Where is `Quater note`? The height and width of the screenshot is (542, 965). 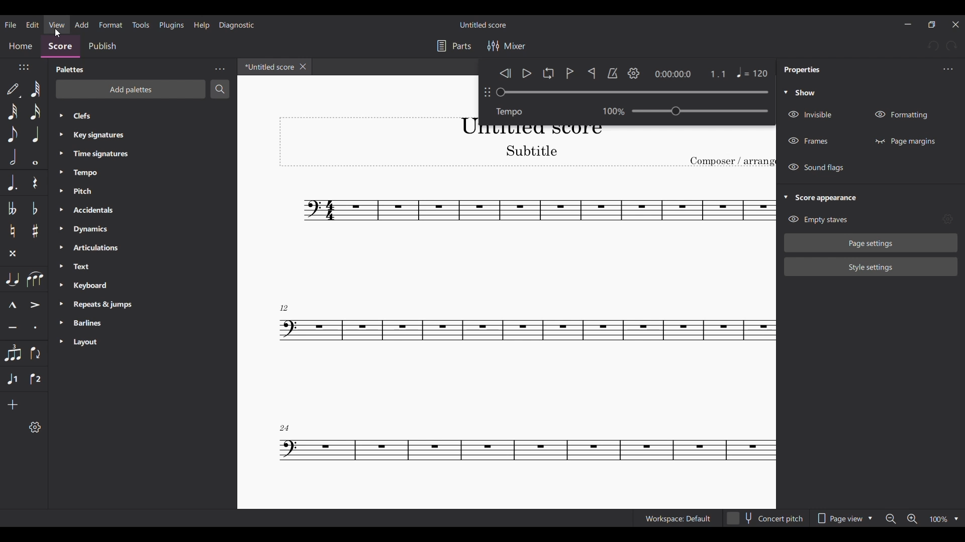 Quater note is located at coordinates (36, 134).